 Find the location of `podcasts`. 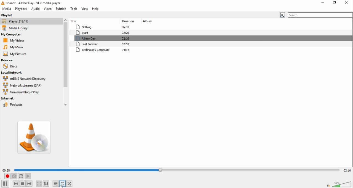

podcasts is located at coordinates (21, 104).